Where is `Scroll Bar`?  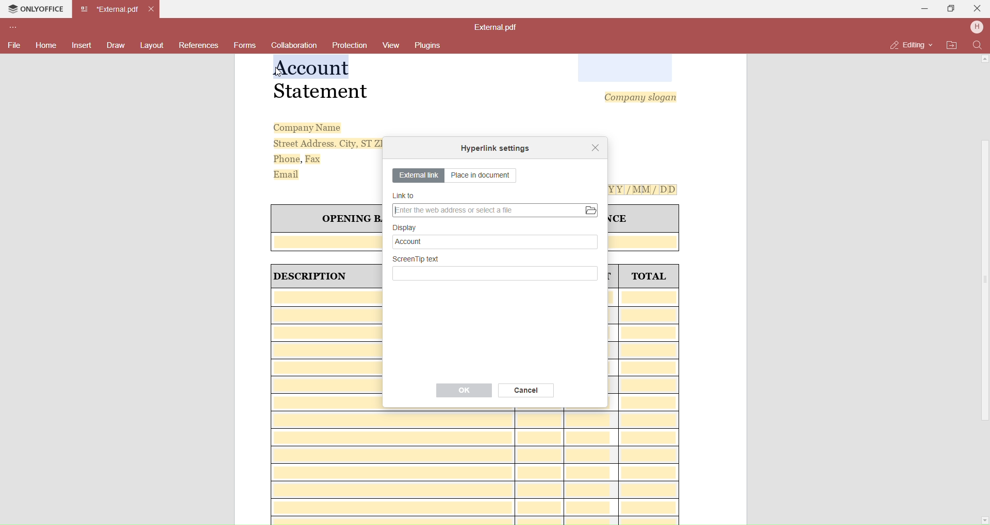 Scroll Bar is located at coordinates (983, 281).